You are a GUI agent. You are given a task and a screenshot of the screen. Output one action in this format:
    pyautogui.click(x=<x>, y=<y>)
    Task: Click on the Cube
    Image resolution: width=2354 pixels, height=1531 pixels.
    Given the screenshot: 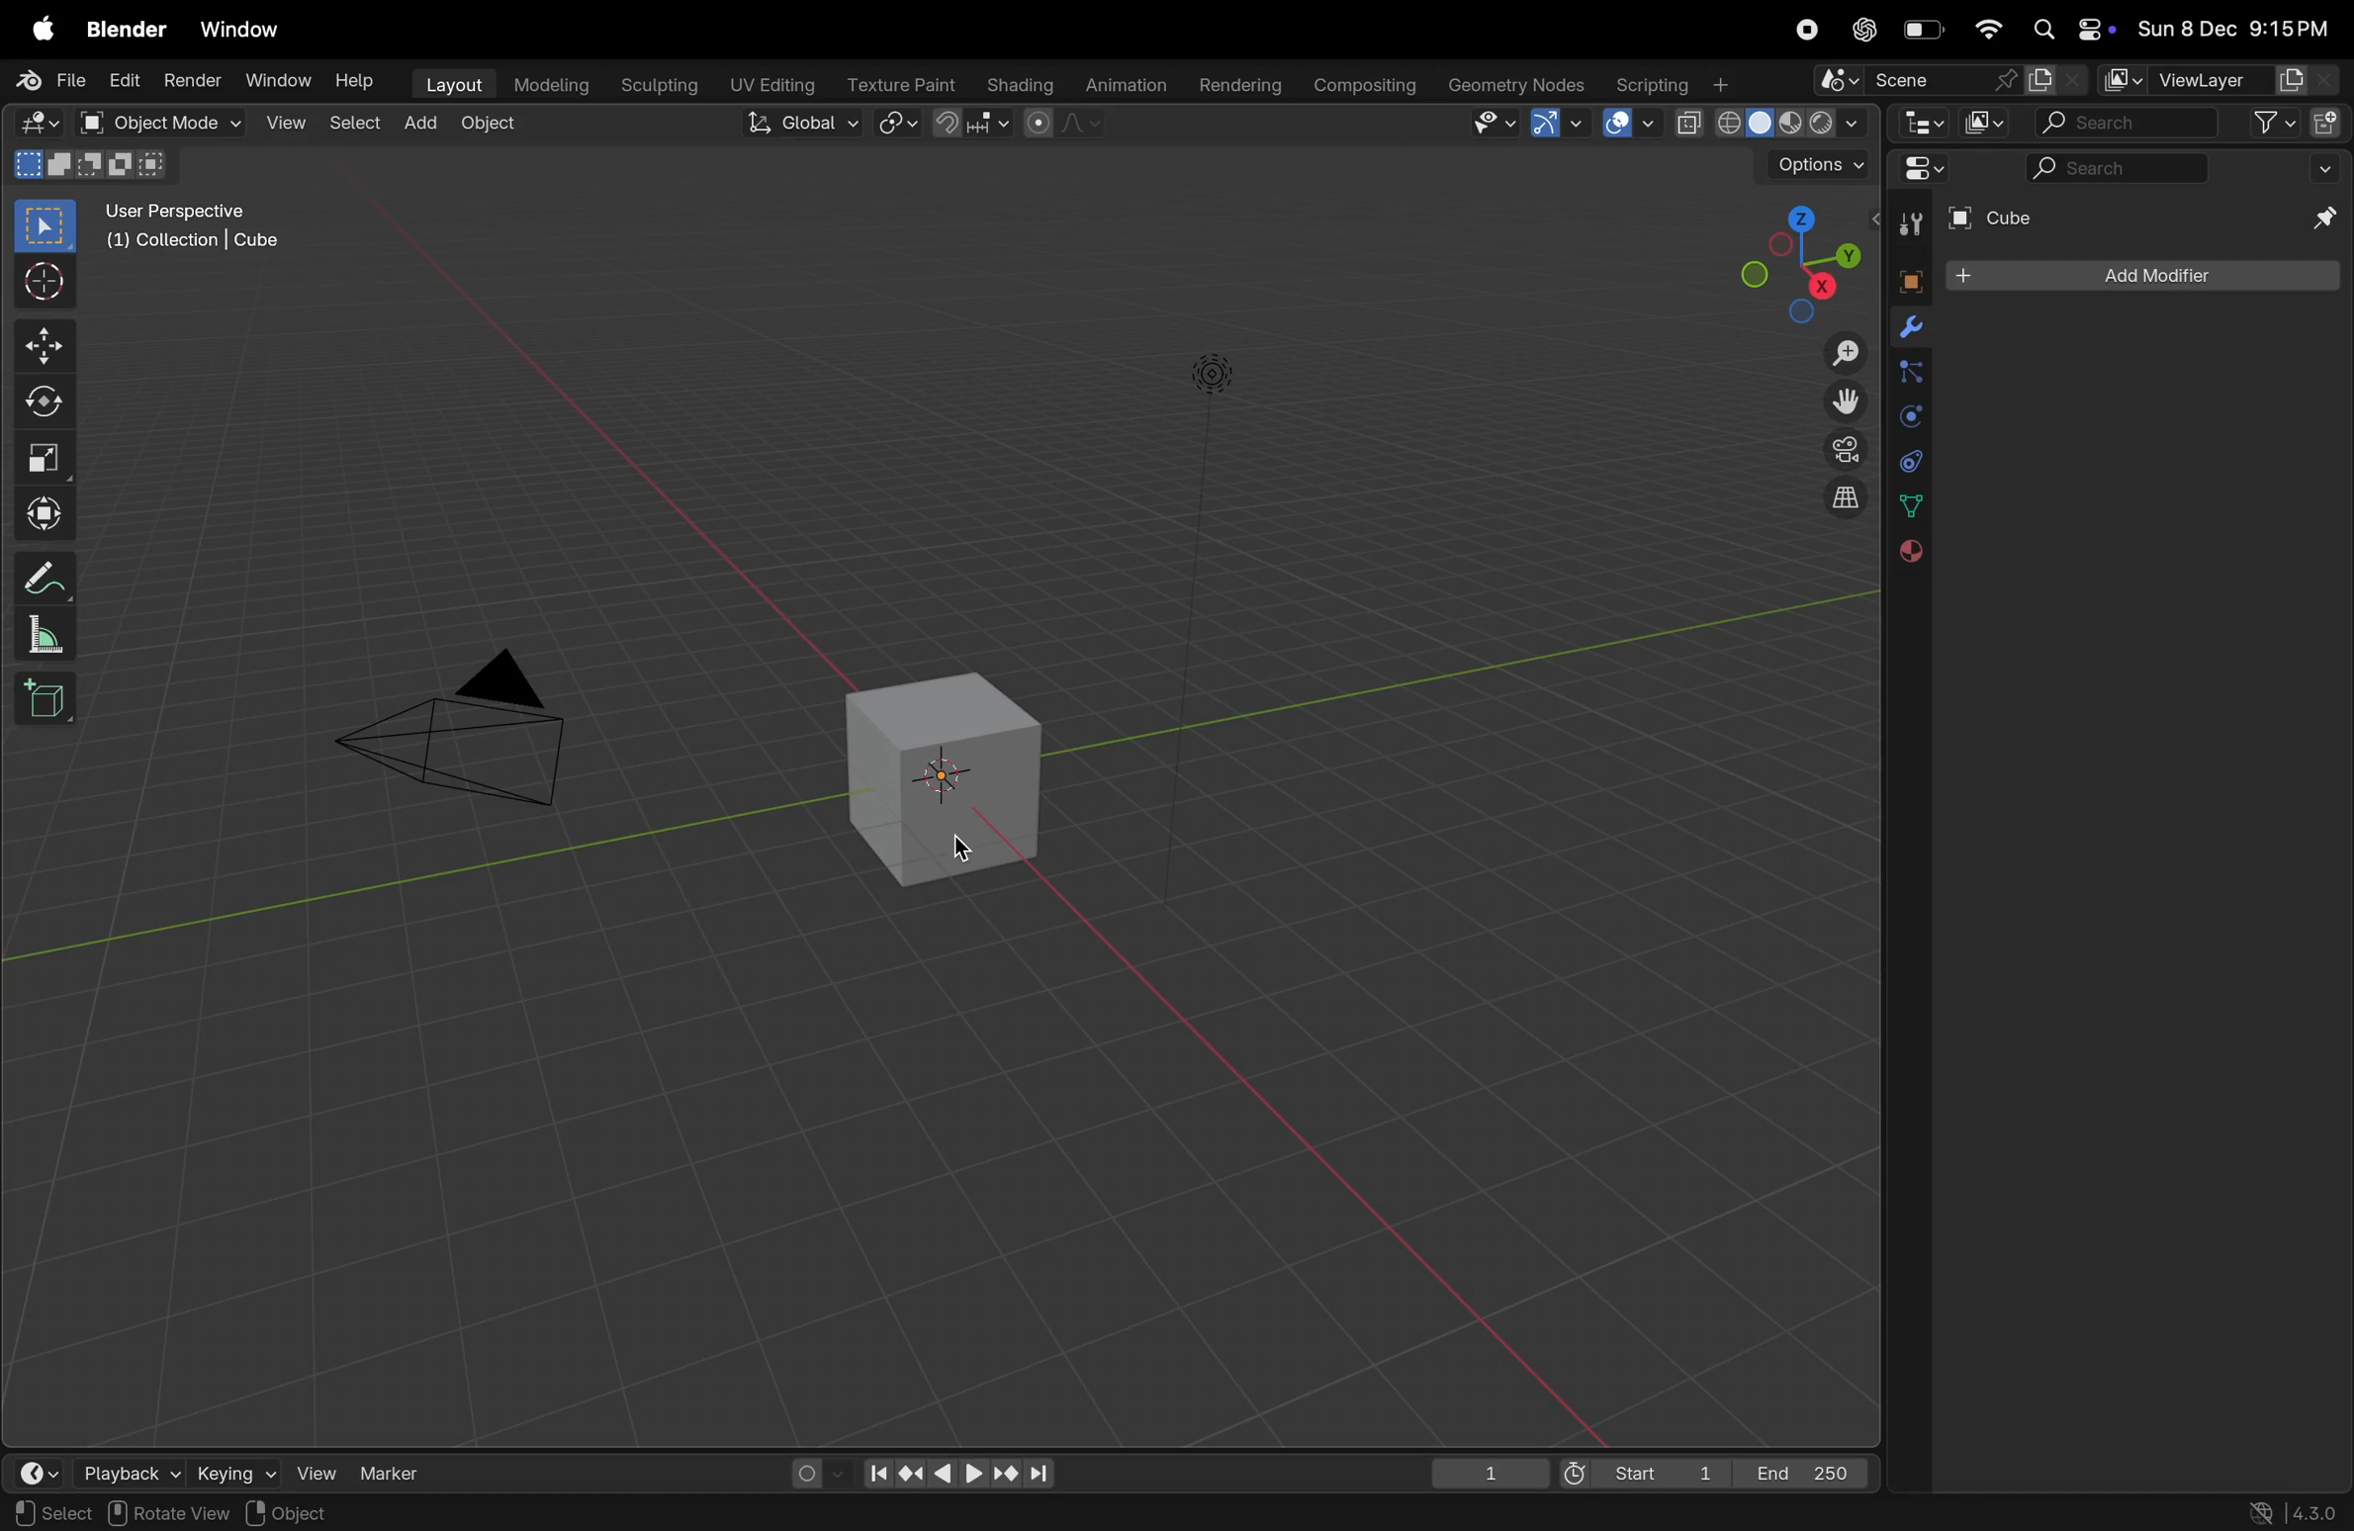 What is the action you would take?
    pyautogui.click(x=1994, y=219)
    